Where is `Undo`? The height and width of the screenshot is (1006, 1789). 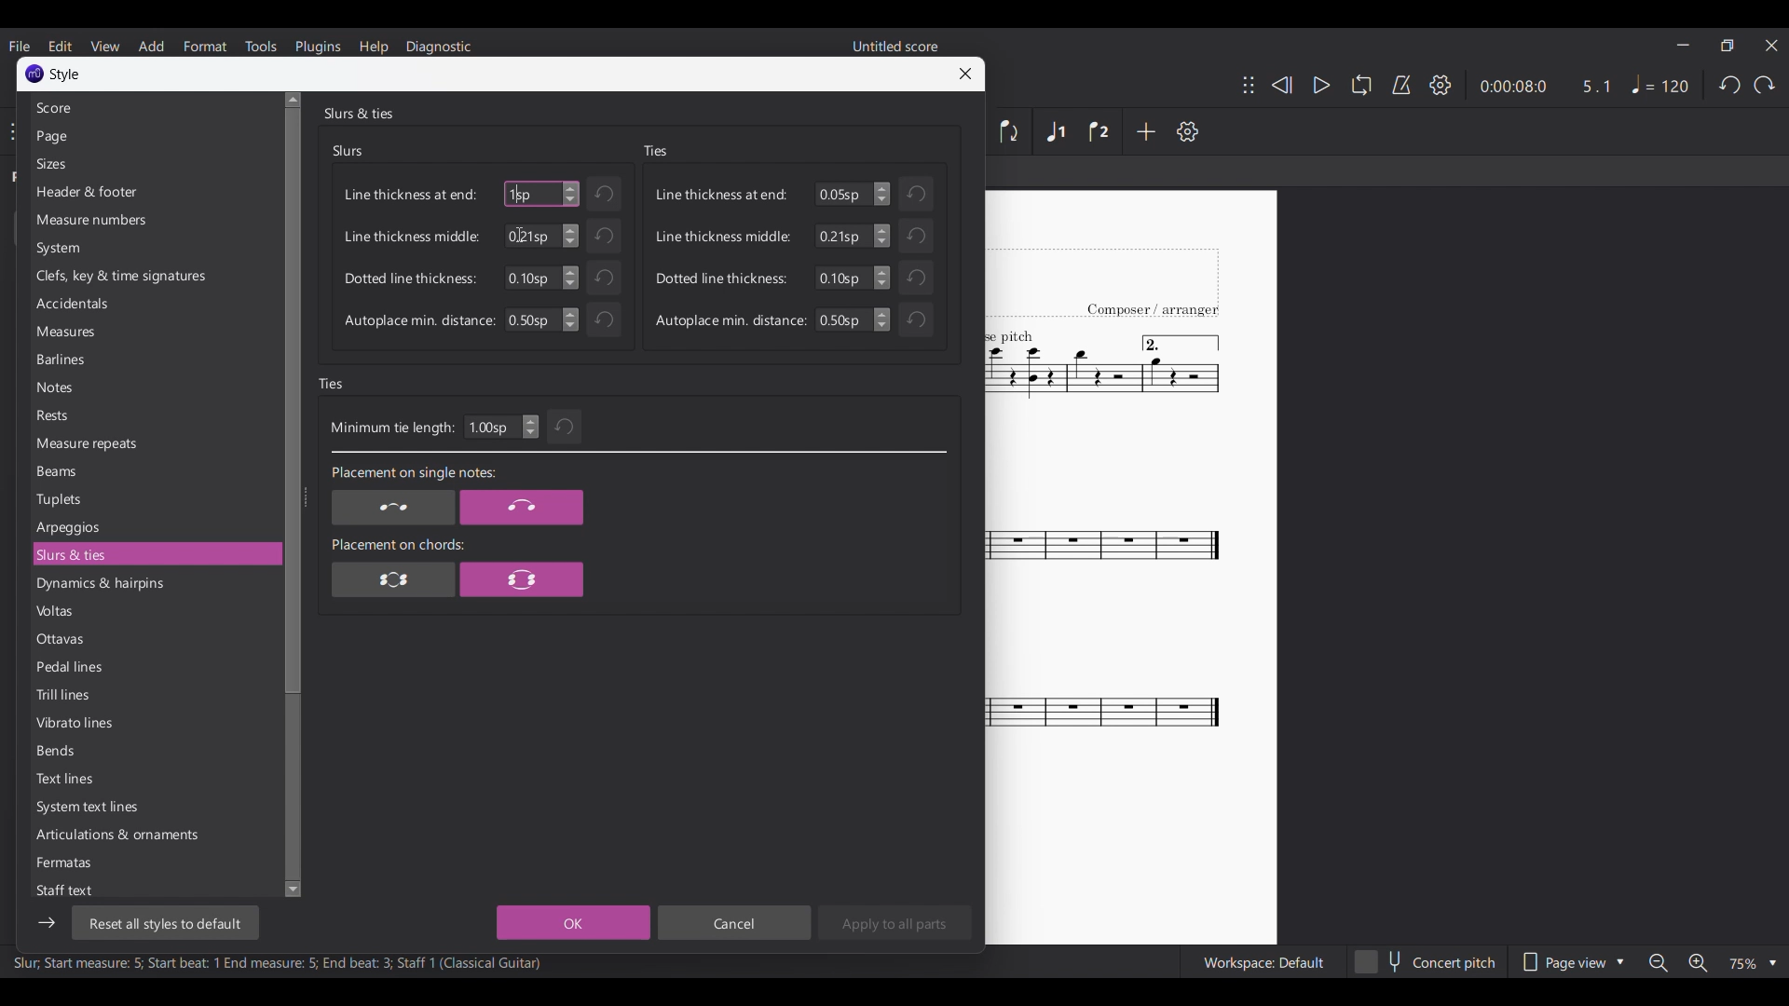 Undo is located at coordinates (916, 235).